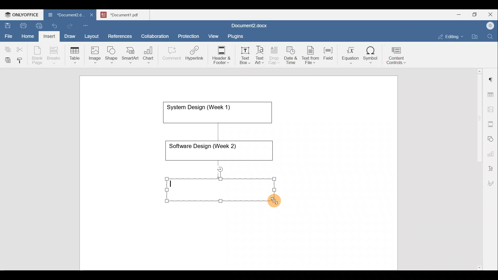 Image resolution: width=498 pixels, height=280 pixels. I want to click on Text from file, so click(311, 55).